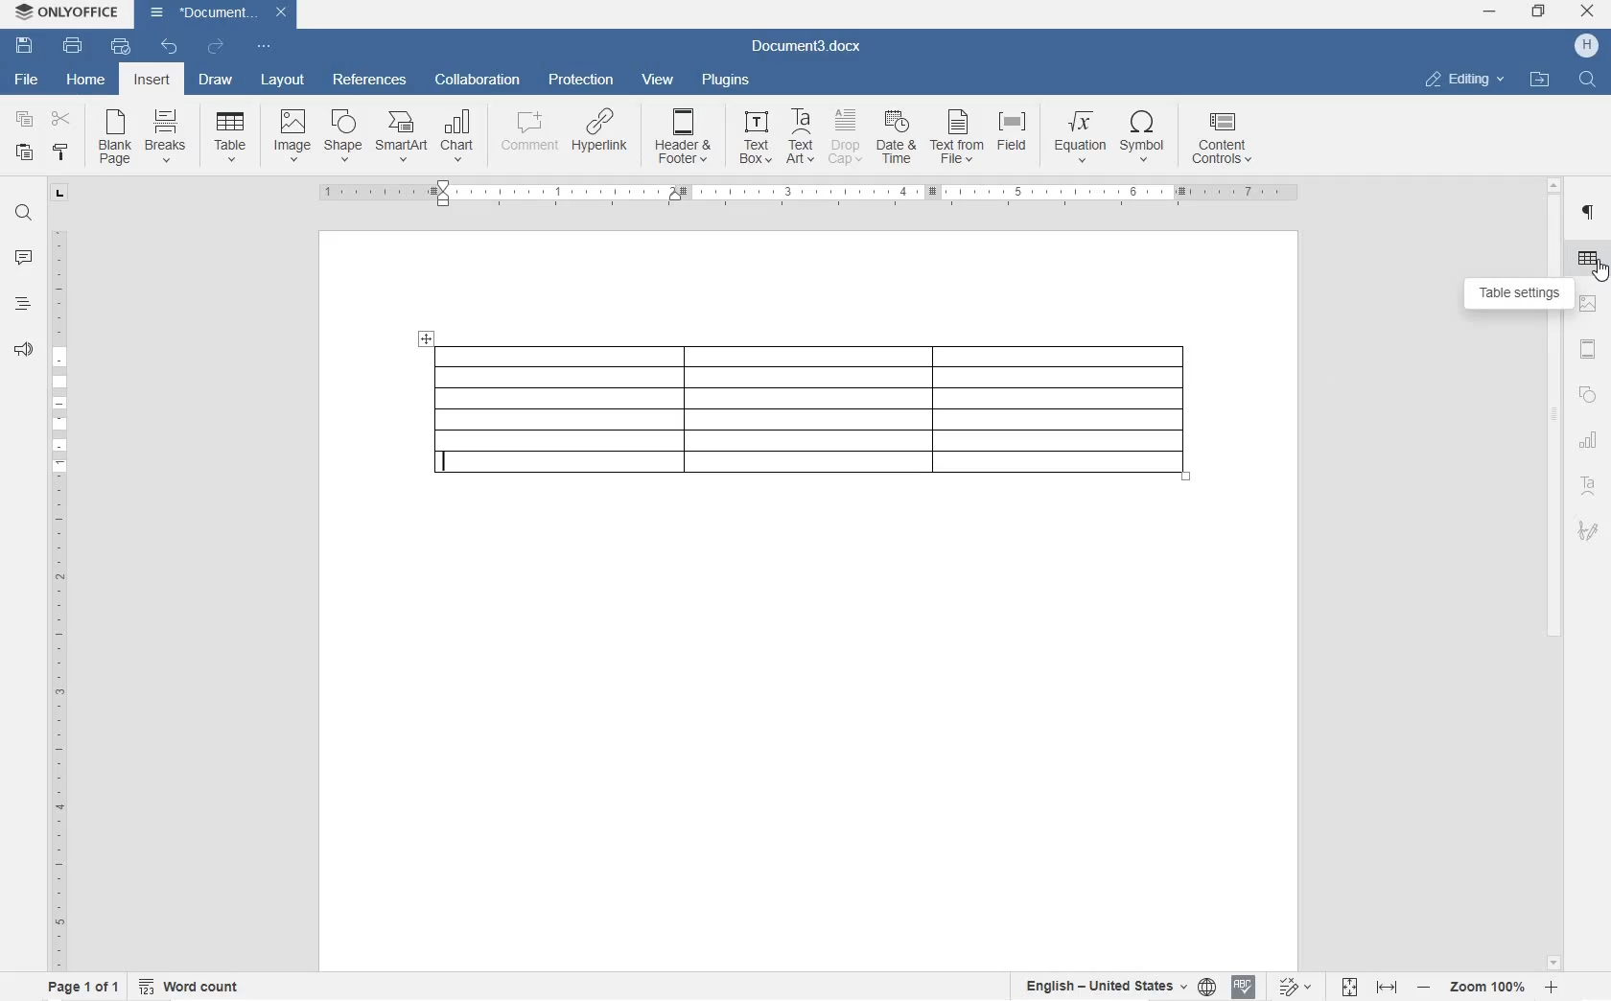 This screenshot has width=1611, height=1001. What do you see at coordinates (21, 350) in the screenshot?
I see `FEEDBACK & SUPPORT` at bounding box center [21, 350].